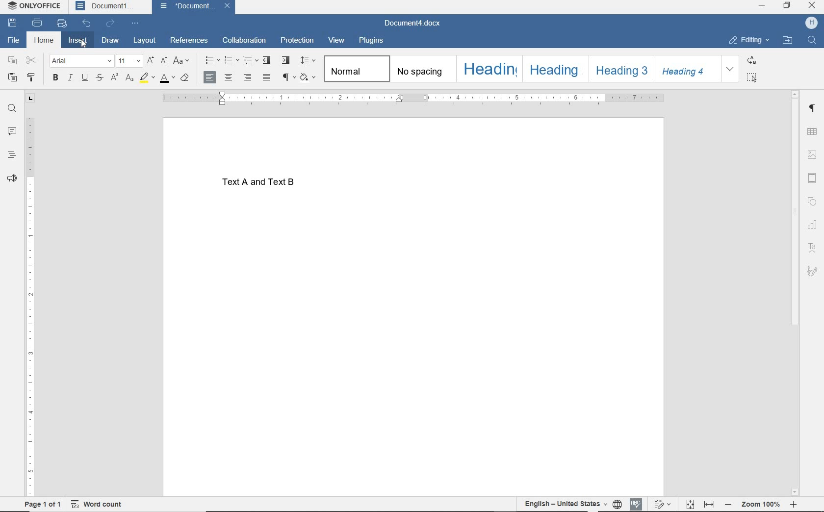 The image size is (824, 512). Describe the element at coordinates (99, 78) in the screenshot. I see `STRIKETHROUGH` at that location.